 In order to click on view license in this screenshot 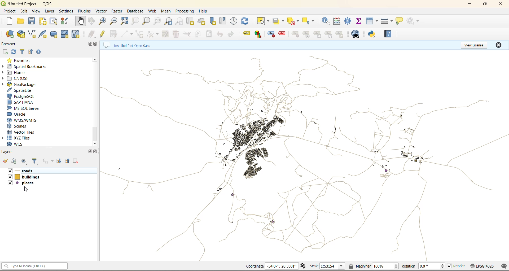, I will do `click(474, 45)`.